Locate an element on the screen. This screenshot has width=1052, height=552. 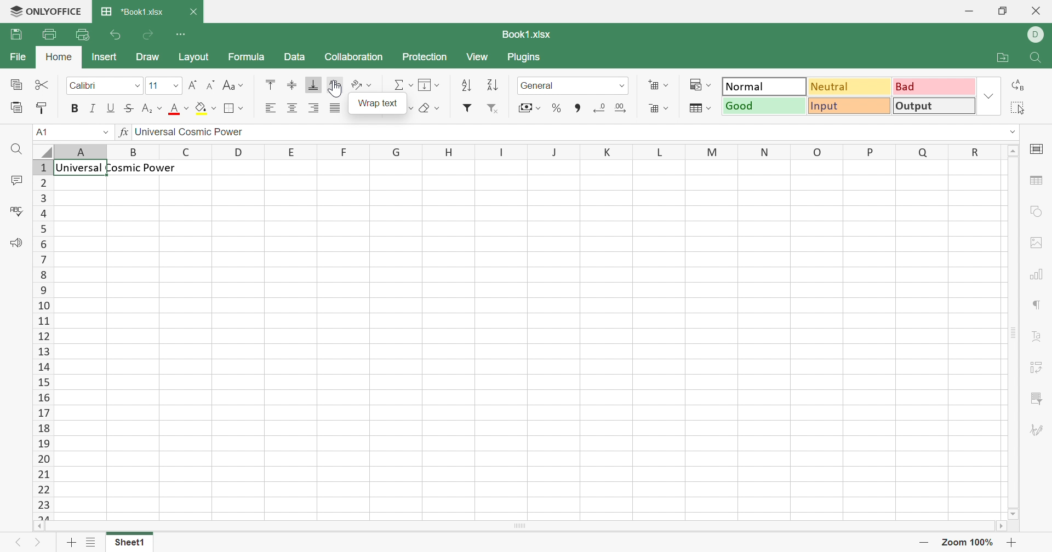
Drop Down is located at coordinates (135, 85).